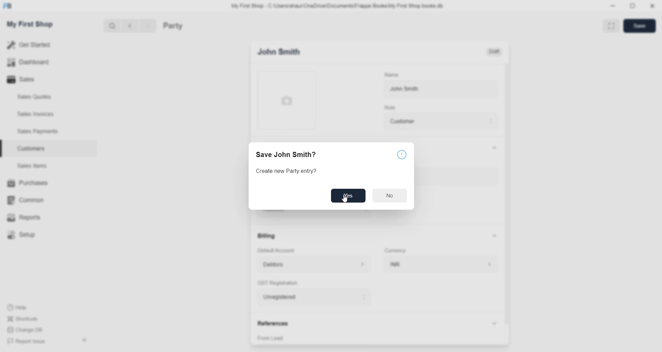 The height and width of the screenshot is (352, 662). What do you see at coordinates (651, 6) in the screenshot?
I see `close` at bounding box center [651, 6].